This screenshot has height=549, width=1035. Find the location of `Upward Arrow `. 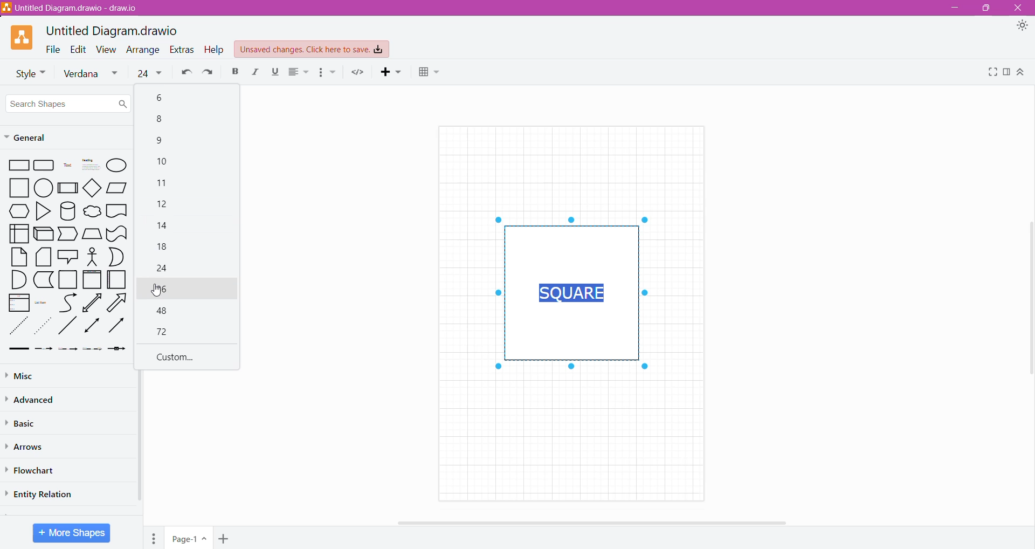

Upward Arrow  is located at coordinates (93, 303).